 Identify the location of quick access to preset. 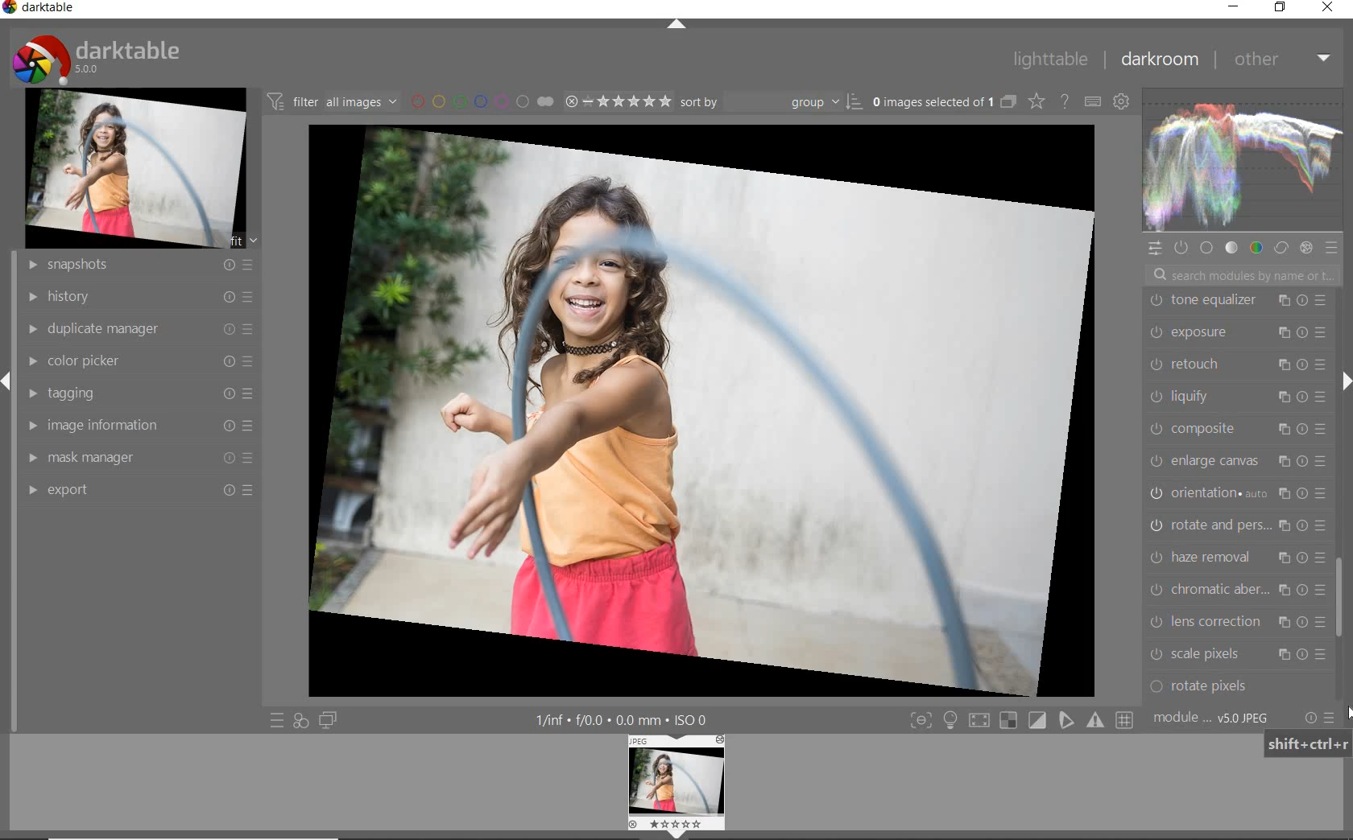
(278, 719).